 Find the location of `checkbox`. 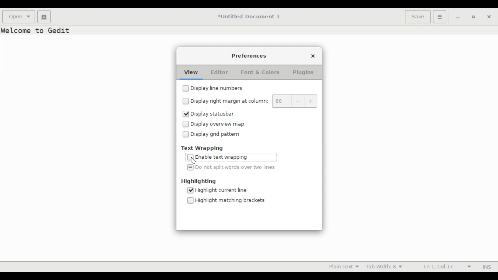

checkbox is located at coordinates (186, 135).